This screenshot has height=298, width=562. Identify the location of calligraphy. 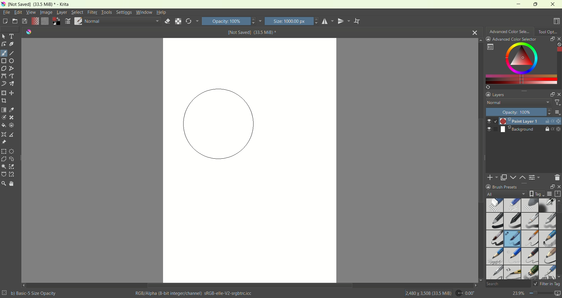
(12, 44).